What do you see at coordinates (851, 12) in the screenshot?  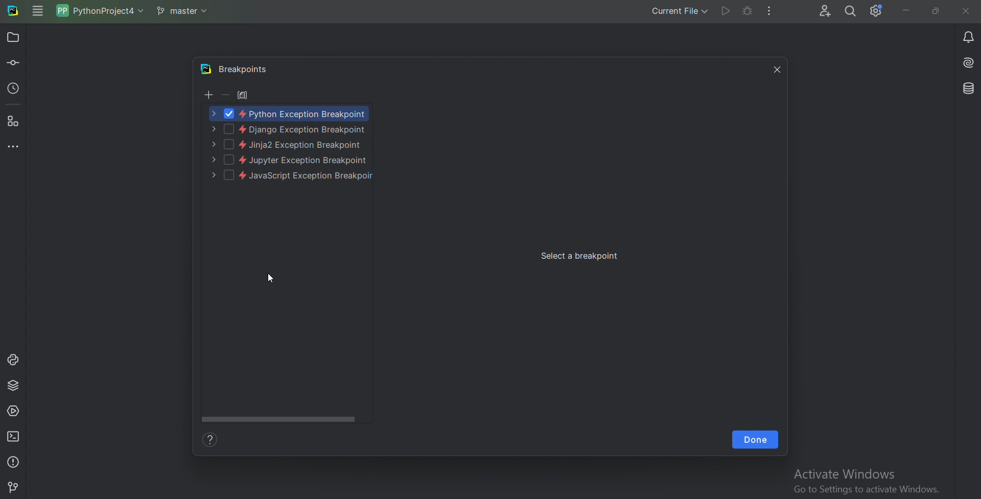 I see `Search everywhere` at bounding box center [851, 12].